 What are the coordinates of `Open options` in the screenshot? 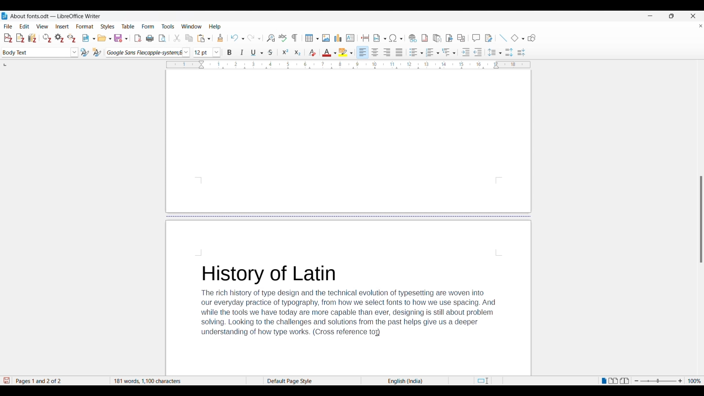 It's located at (104, 38).